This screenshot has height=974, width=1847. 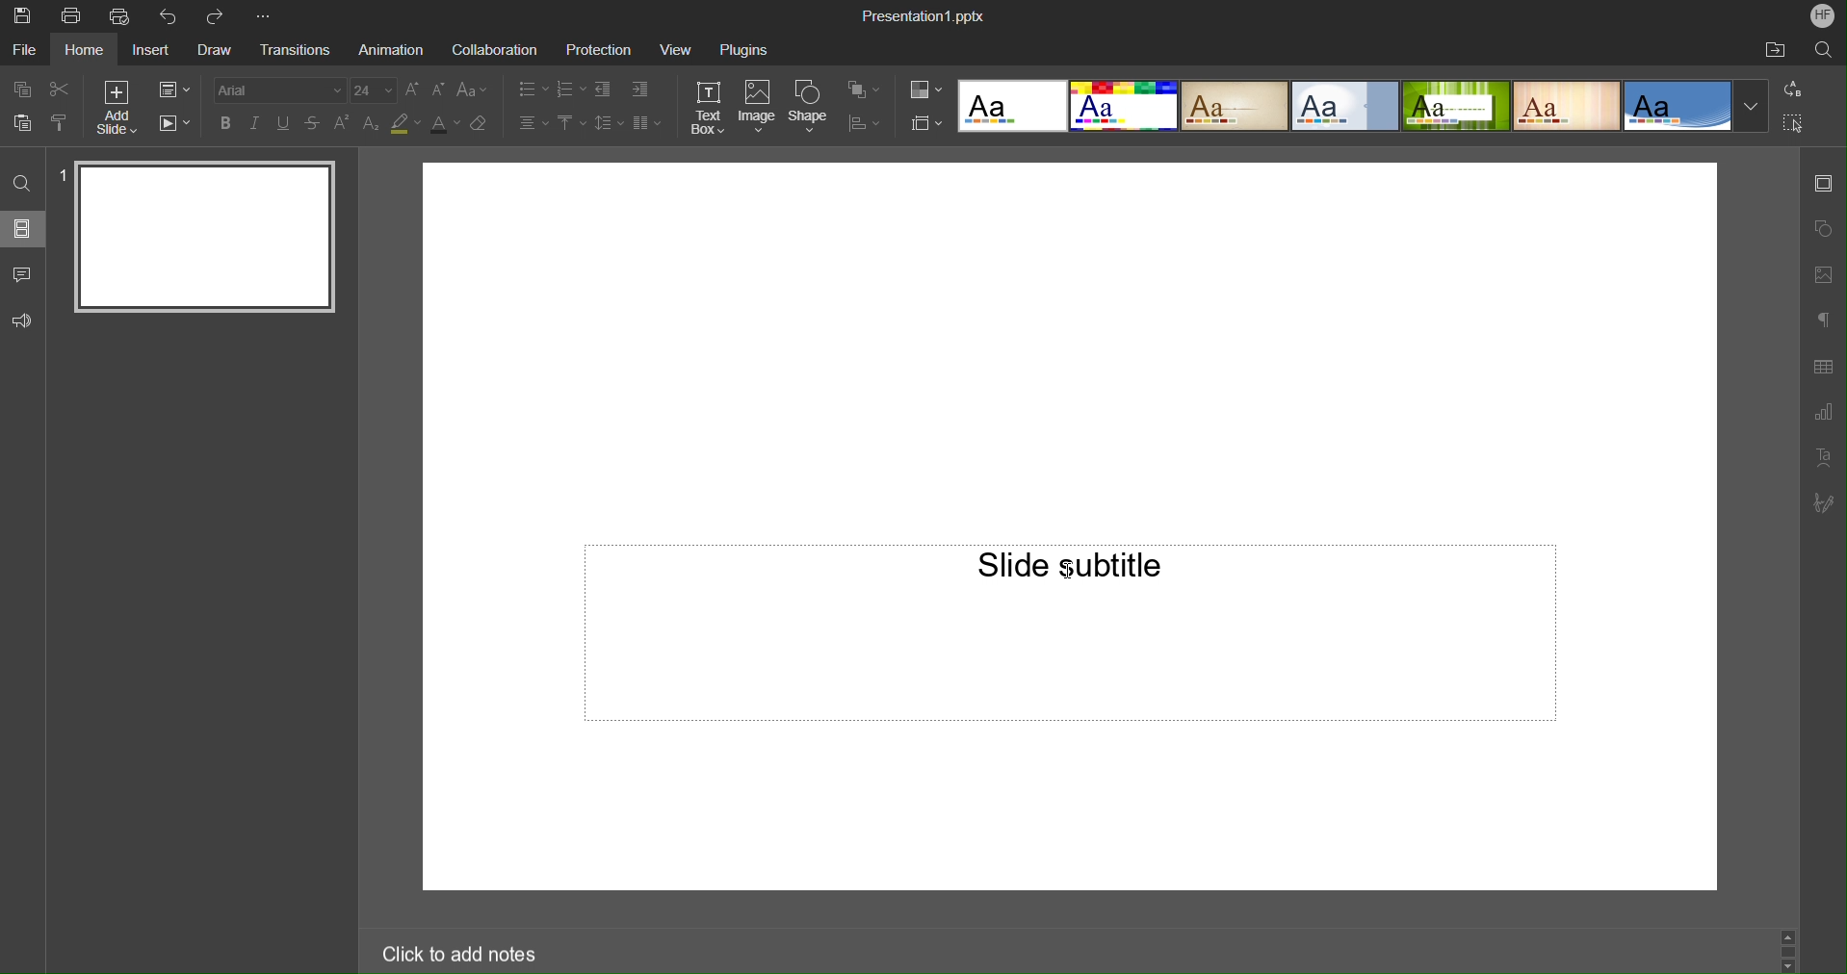 What do you see at coordinates (470, 90) in the screenshot?
I see `Change Case` at bounding box center [470, 90].